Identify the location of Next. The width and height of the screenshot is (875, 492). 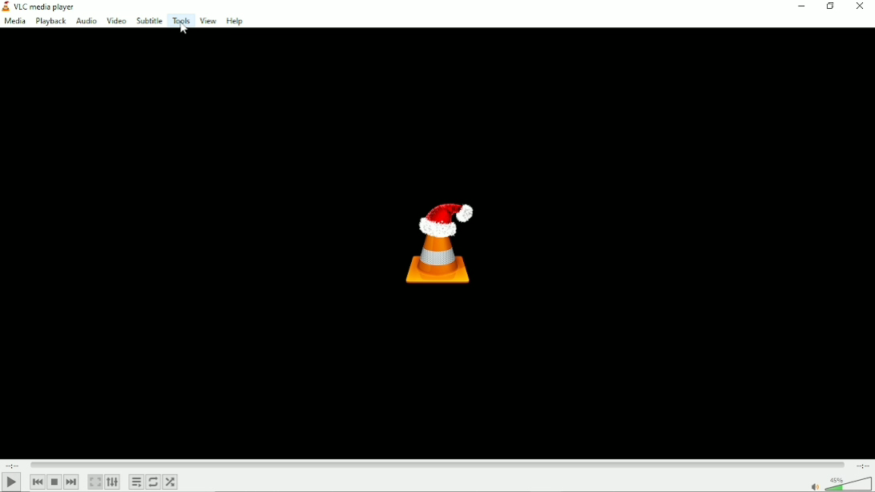
(72, 482).